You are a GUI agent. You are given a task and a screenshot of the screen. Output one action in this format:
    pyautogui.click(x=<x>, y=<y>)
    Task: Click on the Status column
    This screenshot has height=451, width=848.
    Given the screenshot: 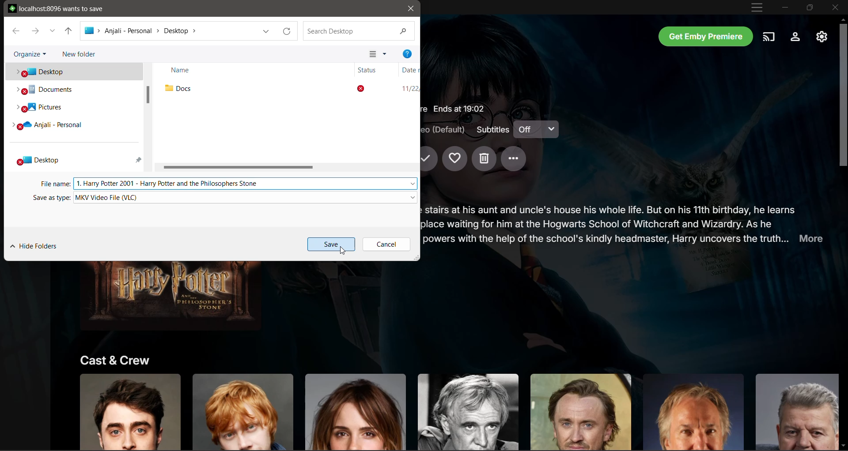 What is the action you would take?
    pyautogui.click(x=372, y=70)
    